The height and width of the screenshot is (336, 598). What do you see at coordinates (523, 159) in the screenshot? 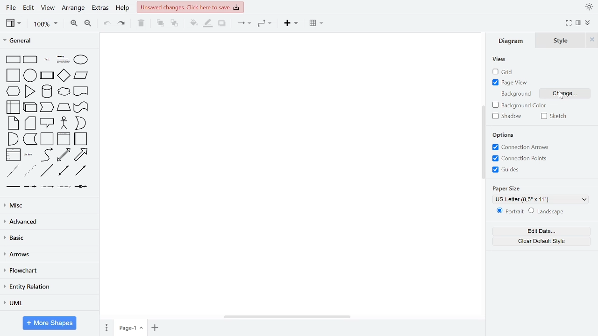
I see `connection points` at bounding box center [523, 159].